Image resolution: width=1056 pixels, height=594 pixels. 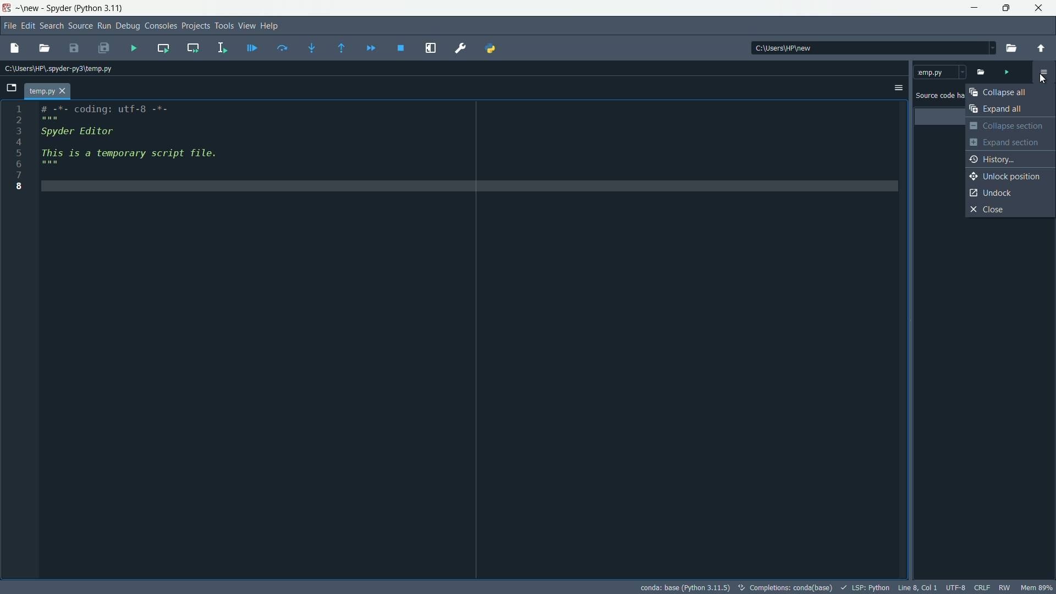 What do you see at coordinates (104, 49) in the screenshot?
I see `save all files` at bounding box center [104, 49].